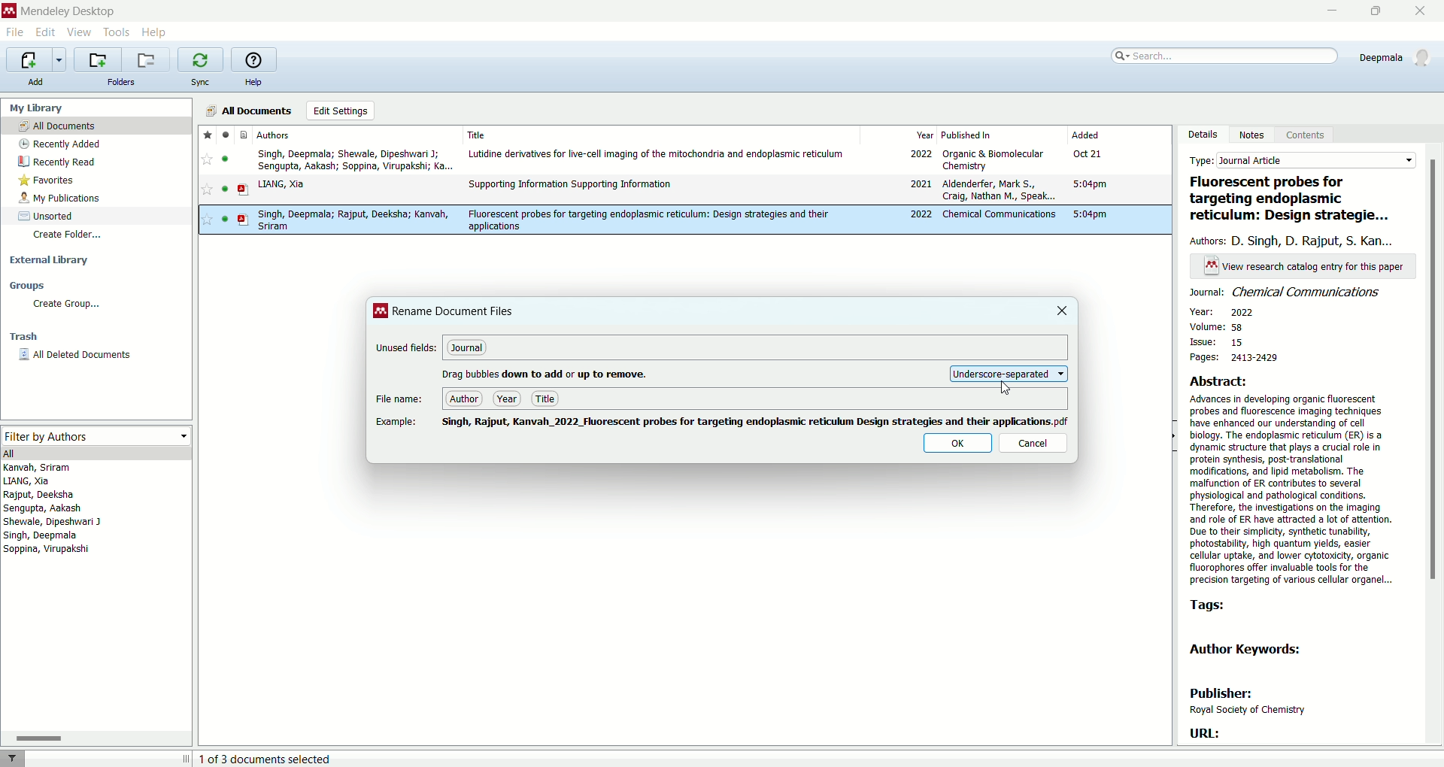  I want to click on underscore-separated, so click(1008, 372).